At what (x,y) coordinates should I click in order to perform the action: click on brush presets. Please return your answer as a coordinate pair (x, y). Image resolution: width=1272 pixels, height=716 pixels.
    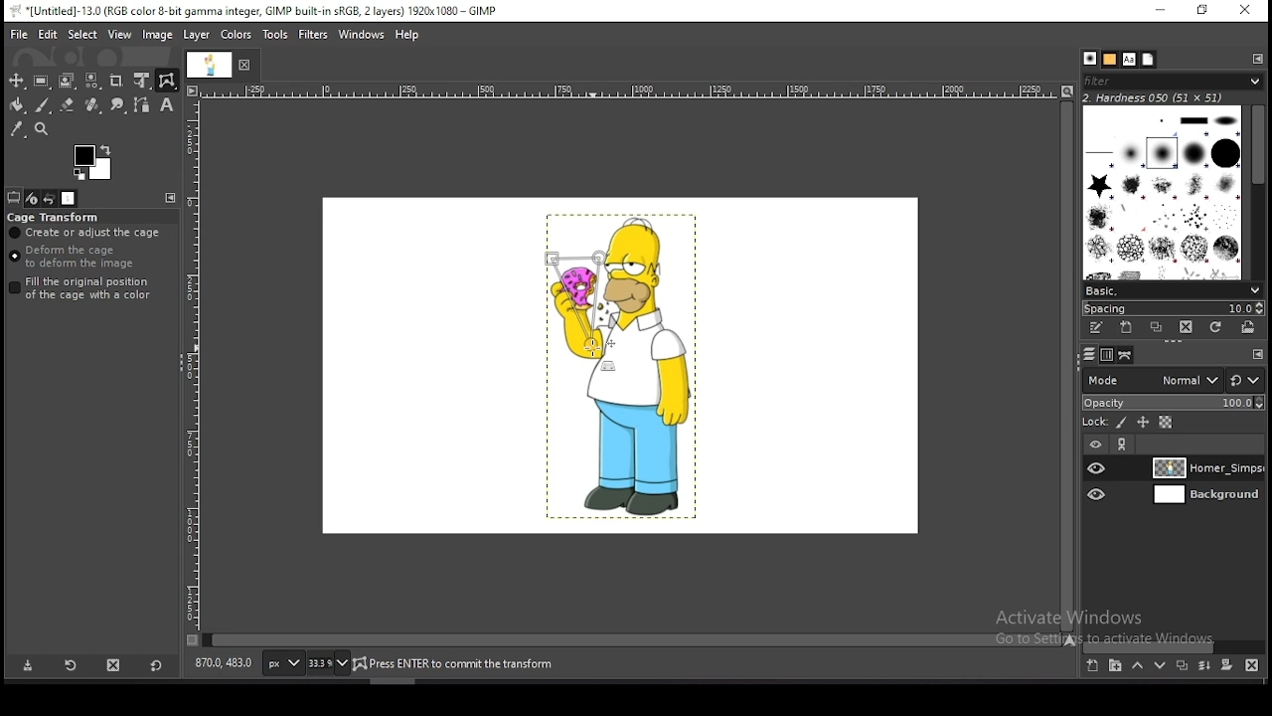
    Looking at the image, I should click on (1174, 288).